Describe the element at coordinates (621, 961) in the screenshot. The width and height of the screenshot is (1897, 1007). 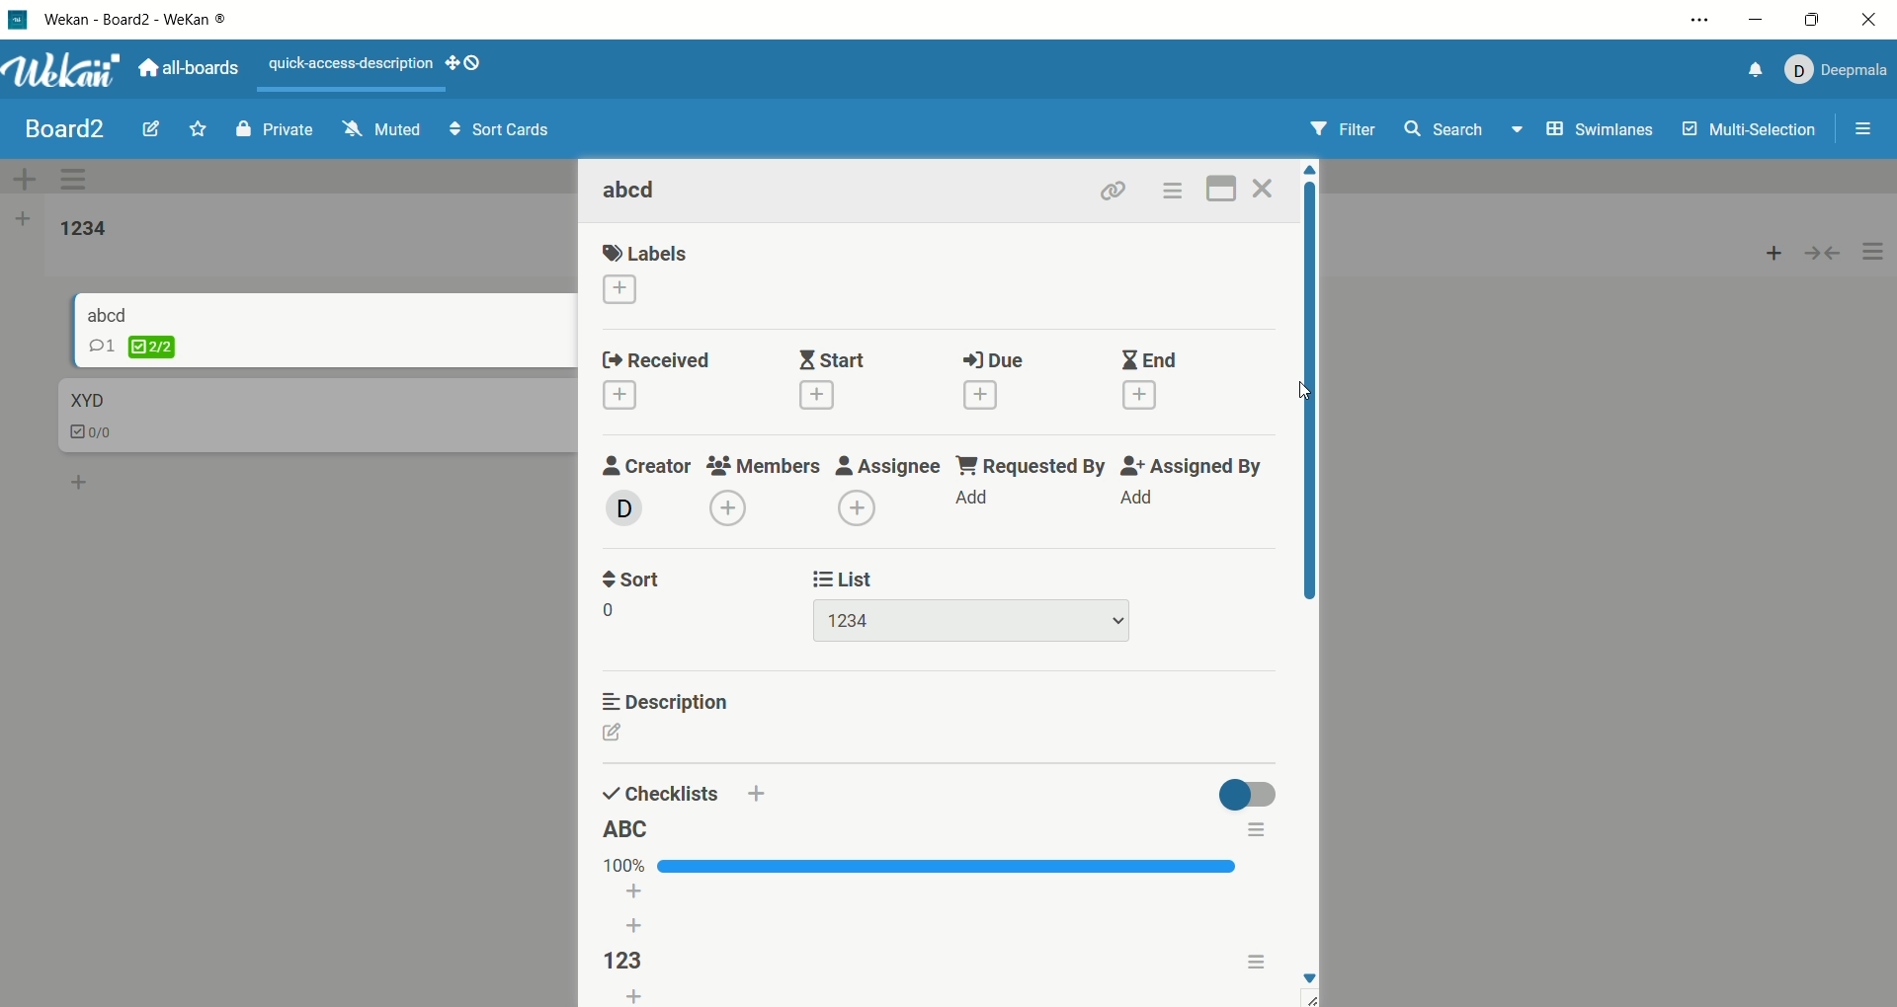
I see `checklist title` at that location.